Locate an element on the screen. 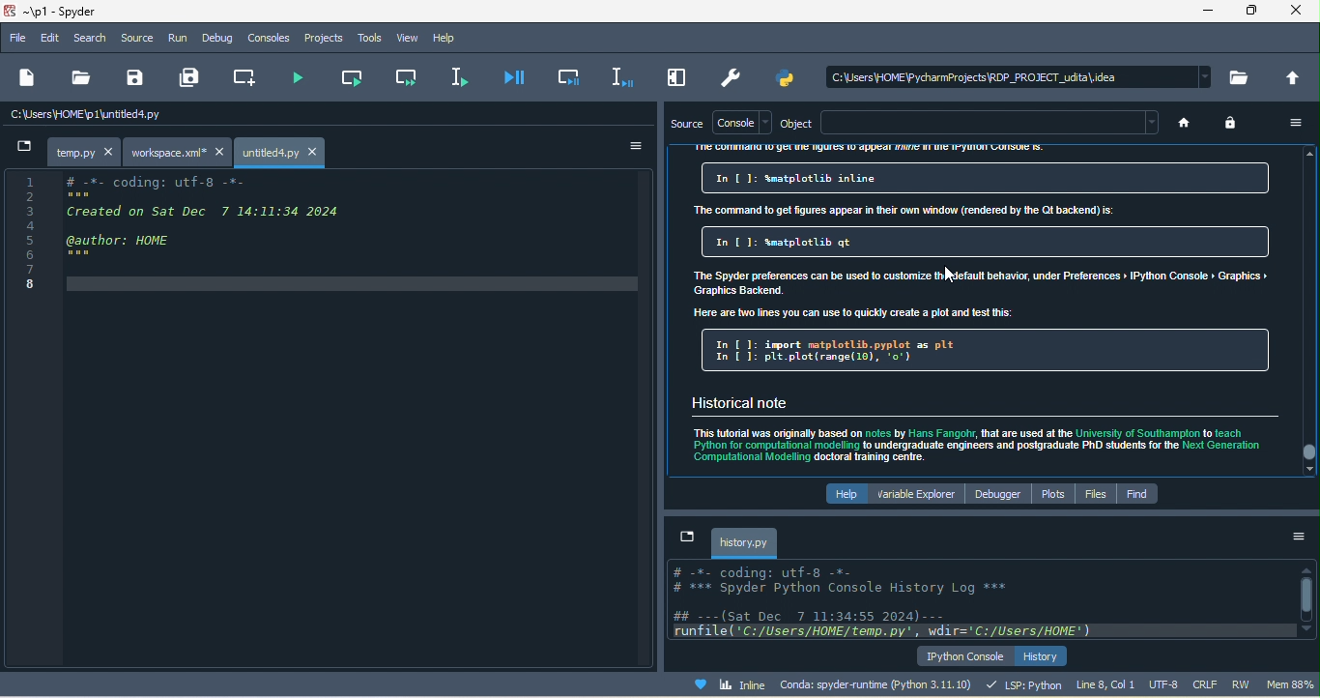  conda spyder runtime is located at coordinates (880, 686).